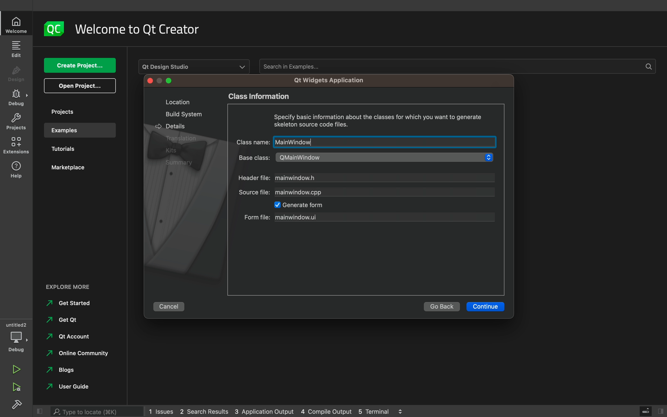  I want to click on widget application, so click(327, 80).